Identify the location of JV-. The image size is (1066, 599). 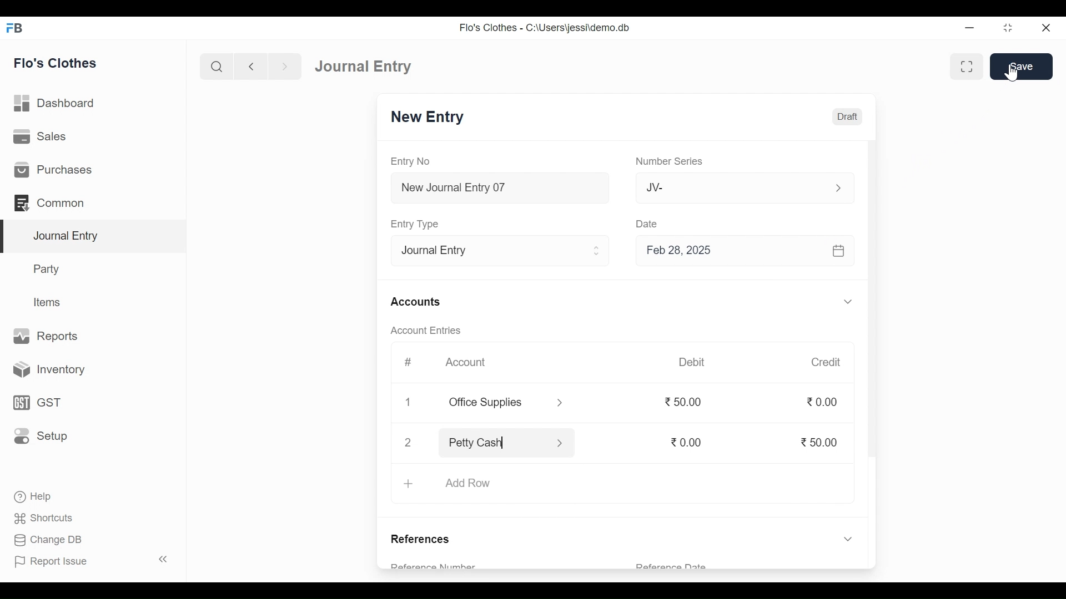
(725, 188).